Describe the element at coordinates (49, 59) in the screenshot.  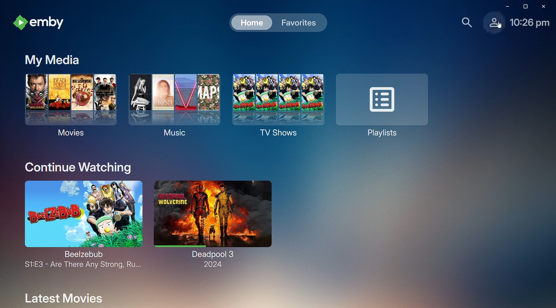
I see `My Media` at that location.